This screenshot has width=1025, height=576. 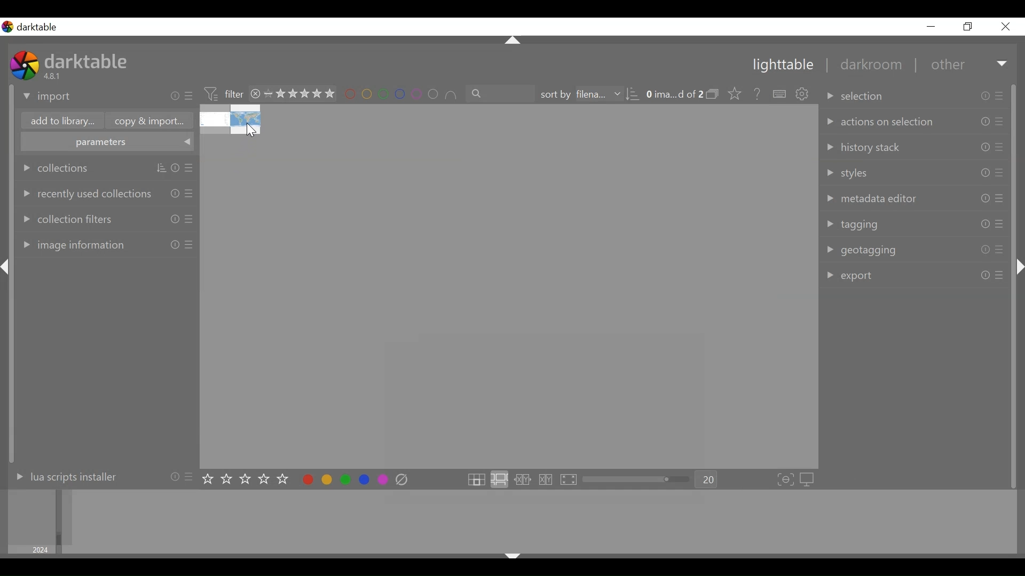 I want to click on collapse/expand grouped images, so click(x=715, y=95).